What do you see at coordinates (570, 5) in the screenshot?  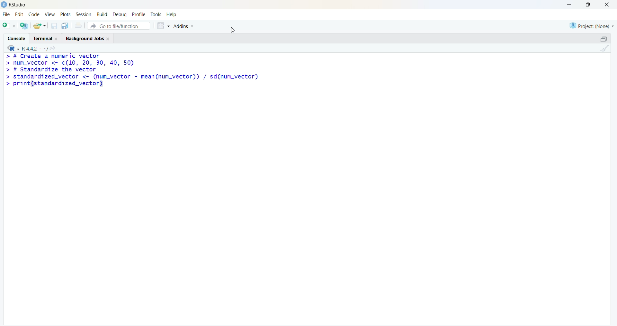 I see `minimise` at bounding box center [570, 5].